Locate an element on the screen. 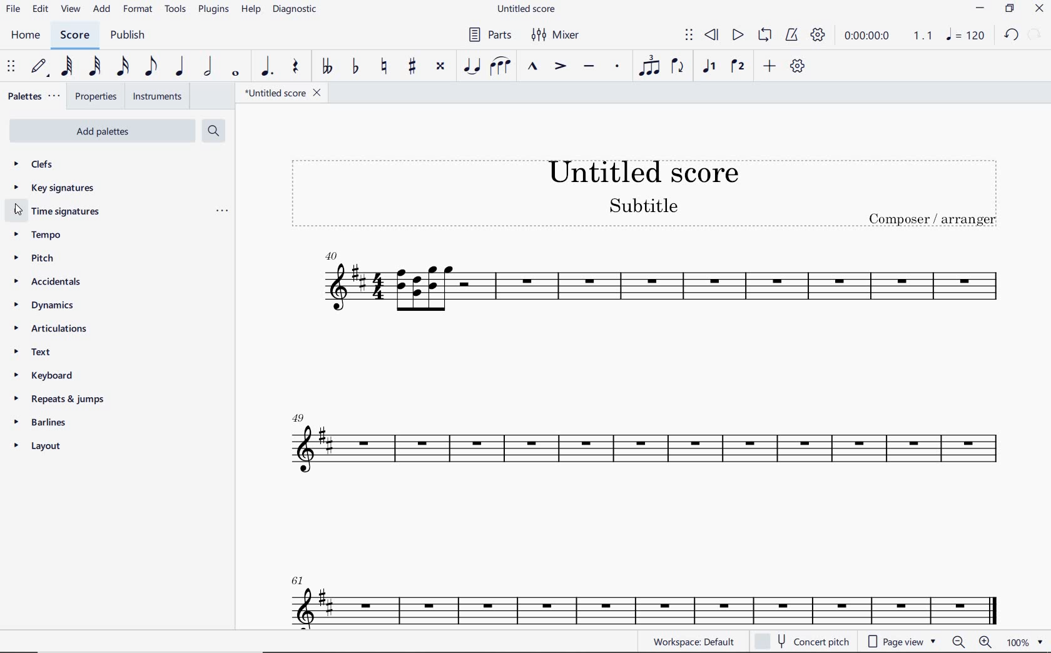  TOGGLE NATURAL is located at coordinates (386, 67).